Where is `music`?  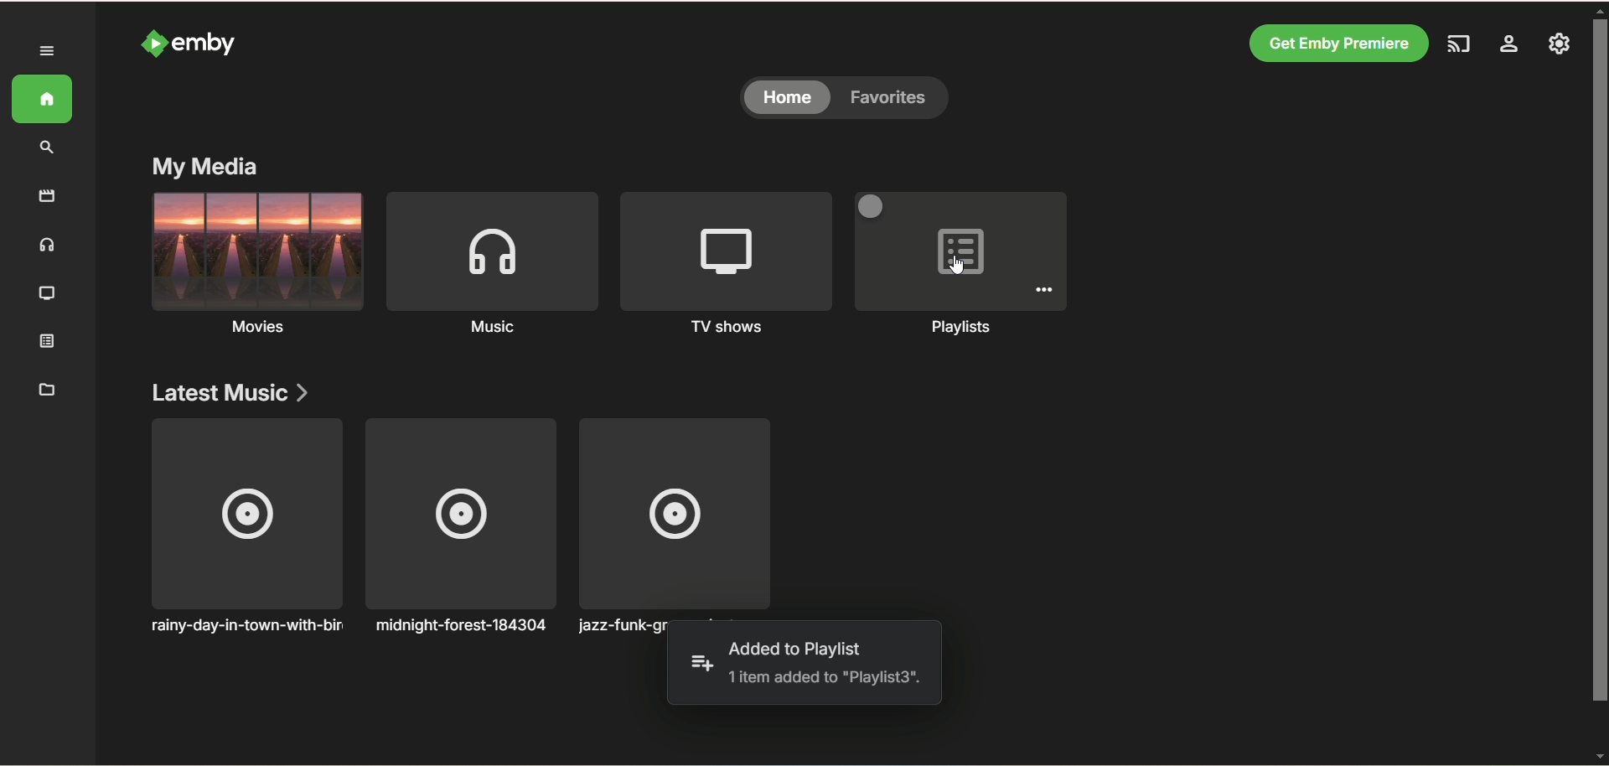 music is located at coordinates (48, 248).